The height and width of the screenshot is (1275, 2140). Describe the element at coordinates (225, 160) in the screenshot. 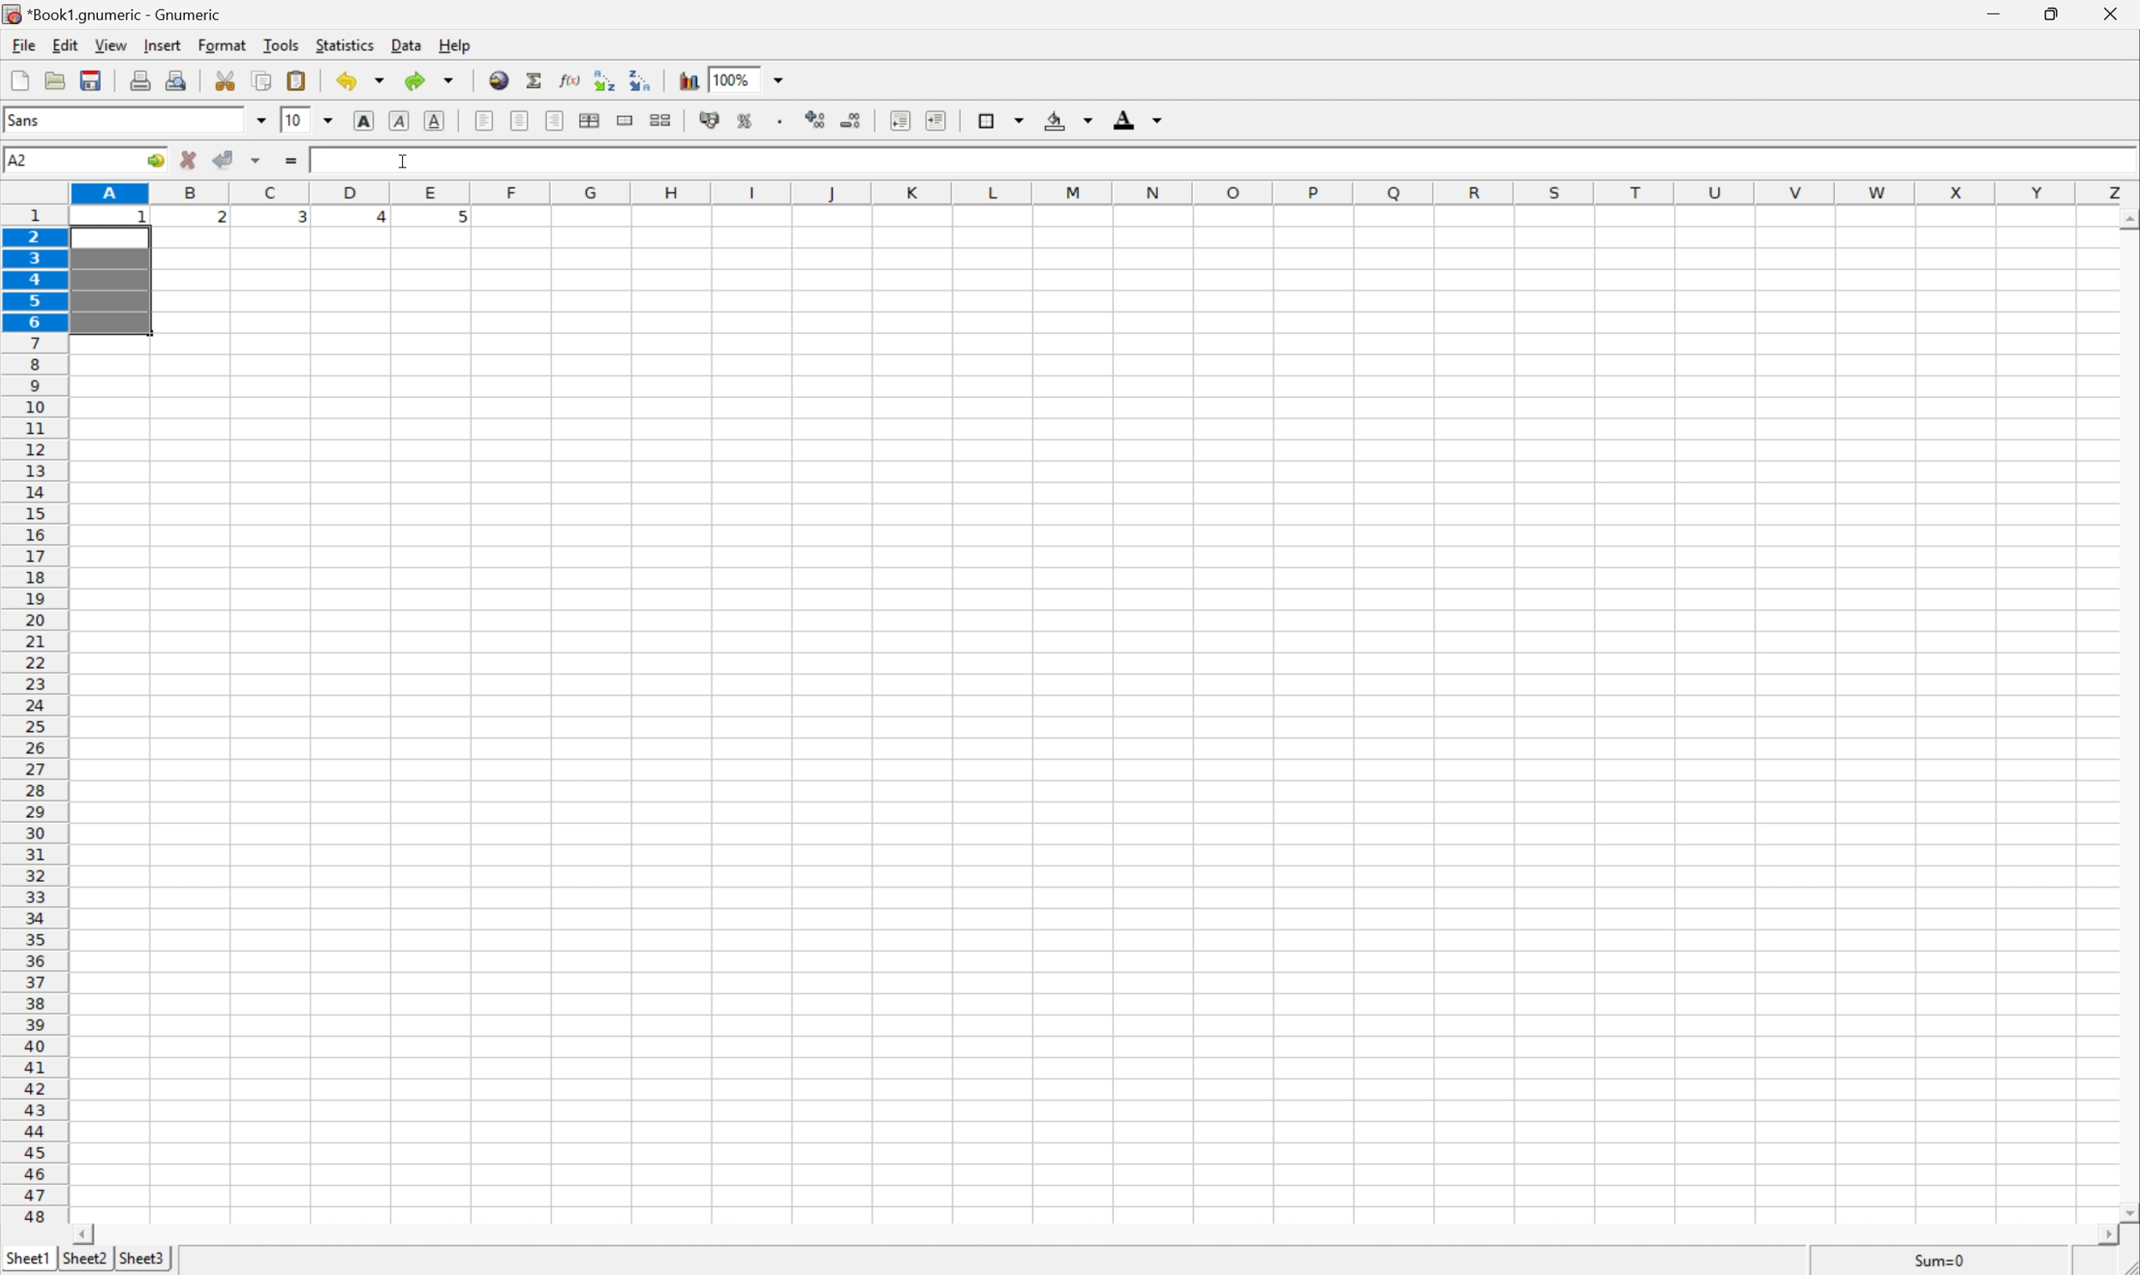

I see `accept changes` at that location.